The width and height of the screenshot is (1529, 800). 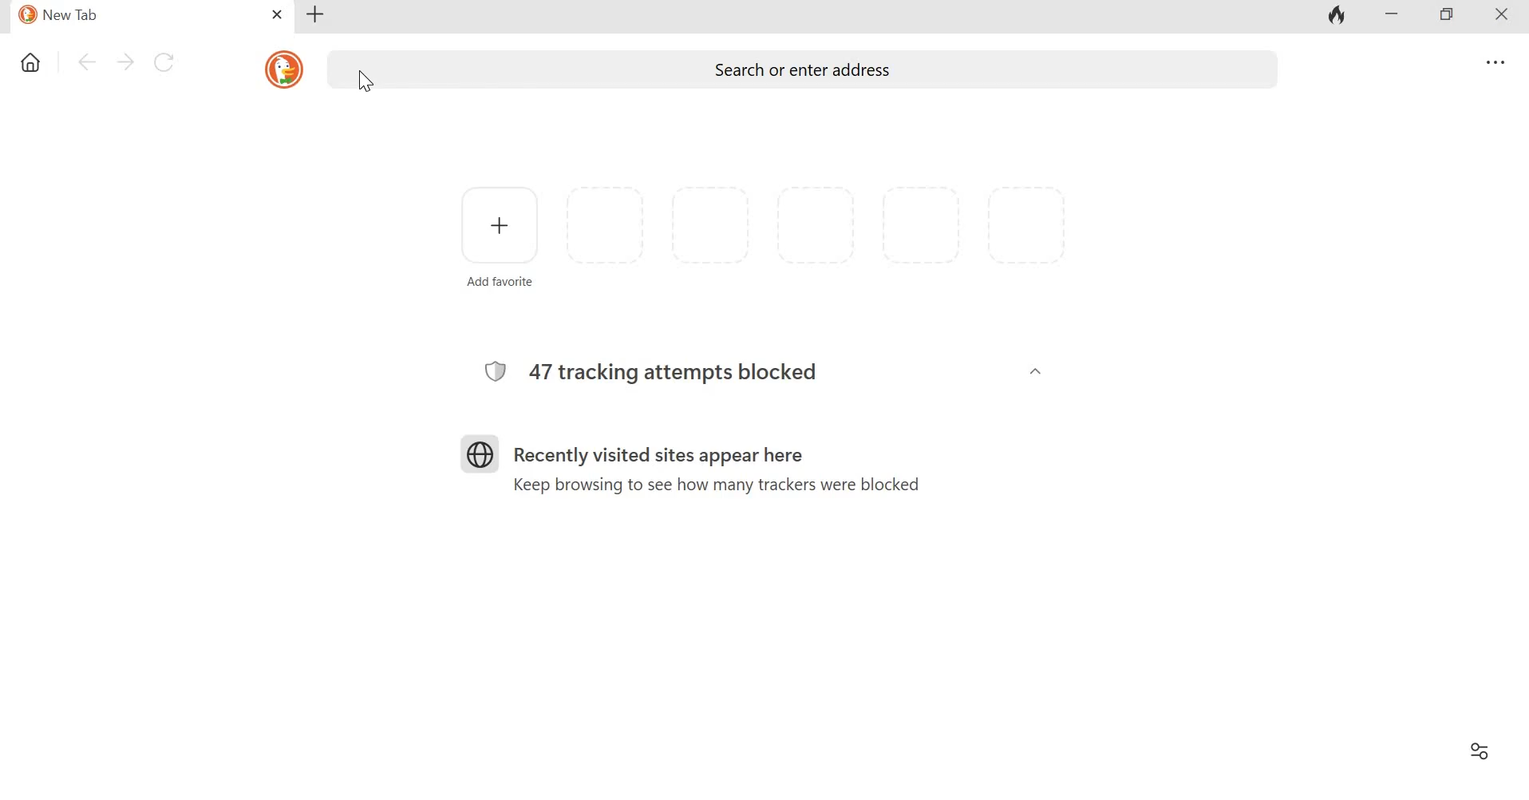 What do you see at coordinates (1491, 60) in the screenshot?
I see `Overflow menu` at bounding box center [1491, 60].